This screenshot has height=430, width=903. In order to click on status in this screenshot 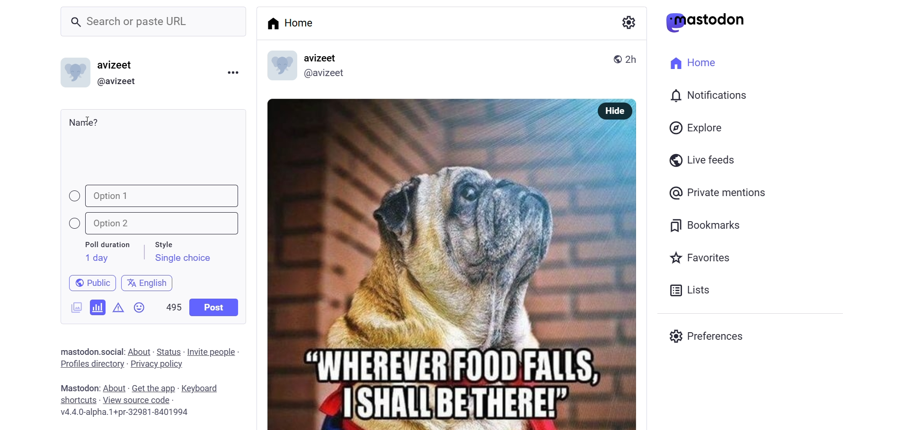, I will do `click(168, 352)`.